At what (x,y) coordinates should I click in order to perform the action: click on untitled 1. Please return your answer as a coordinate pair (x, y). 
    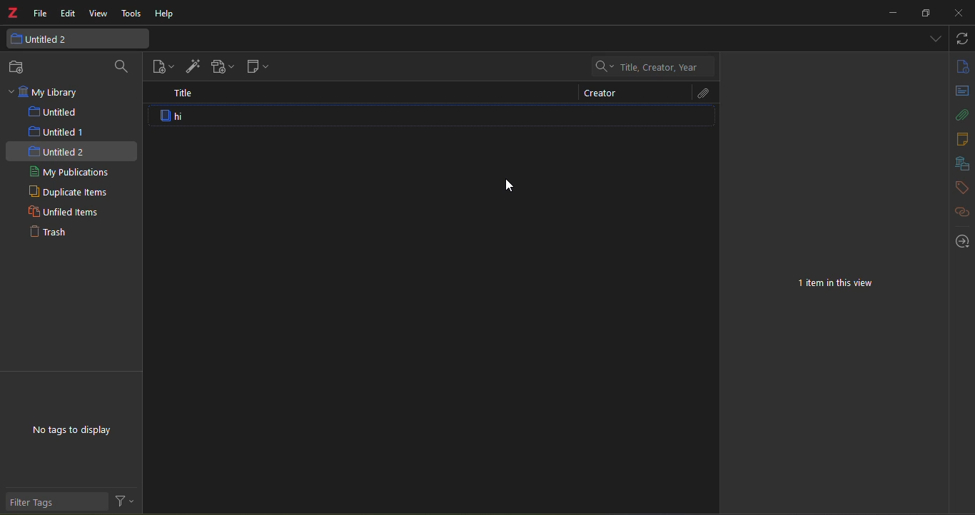
    Looking at the image, I should click on (57, 132).